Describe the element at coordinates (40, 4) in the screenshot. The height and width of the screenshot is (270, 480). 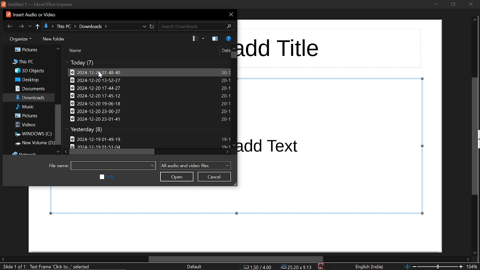
I see `| Untitled 1 — LibreOffice Impress` at that location.